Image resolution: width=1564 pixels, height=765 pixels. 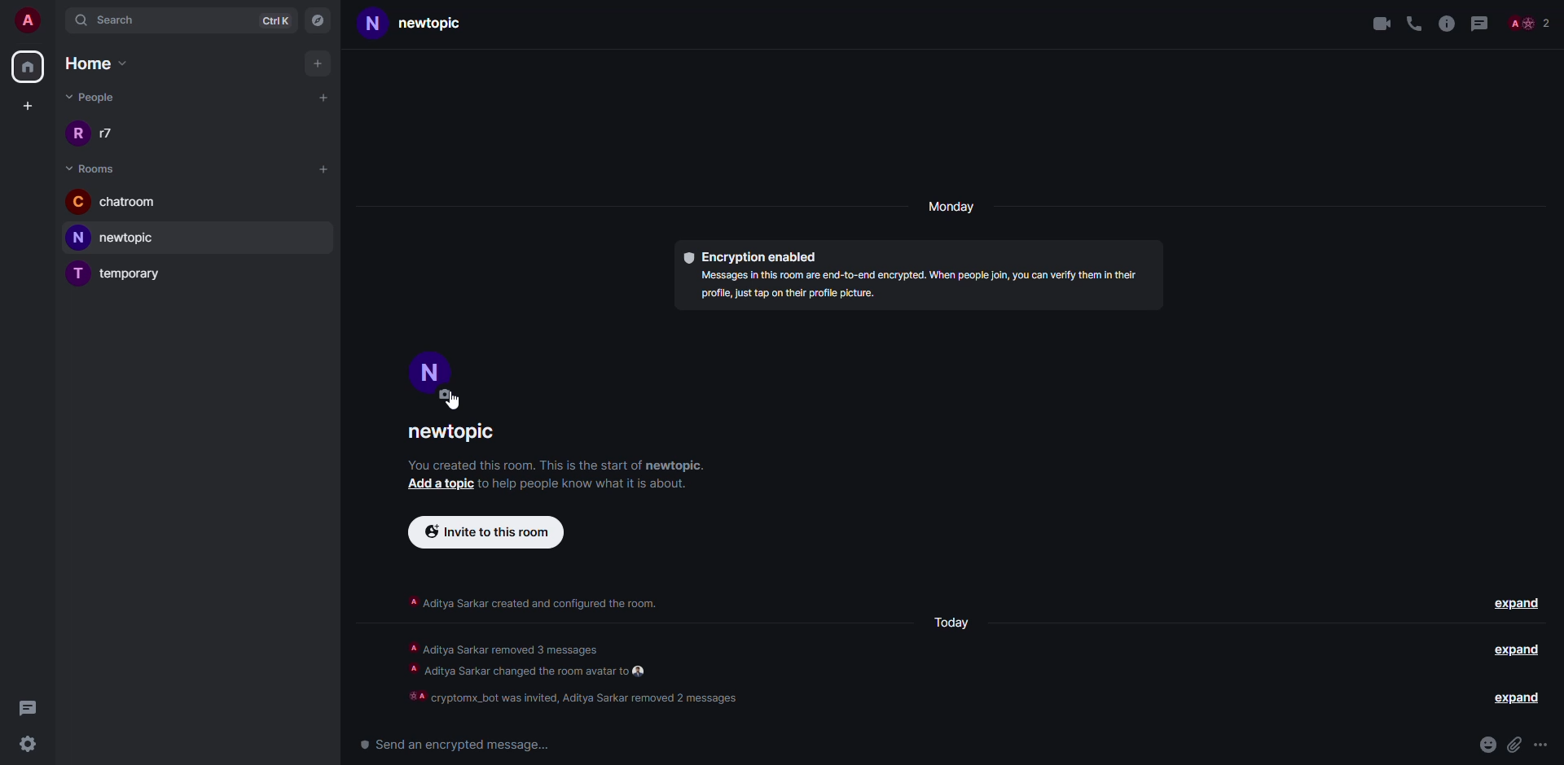 I want to click on add a topic, so click(x=433, y=485).